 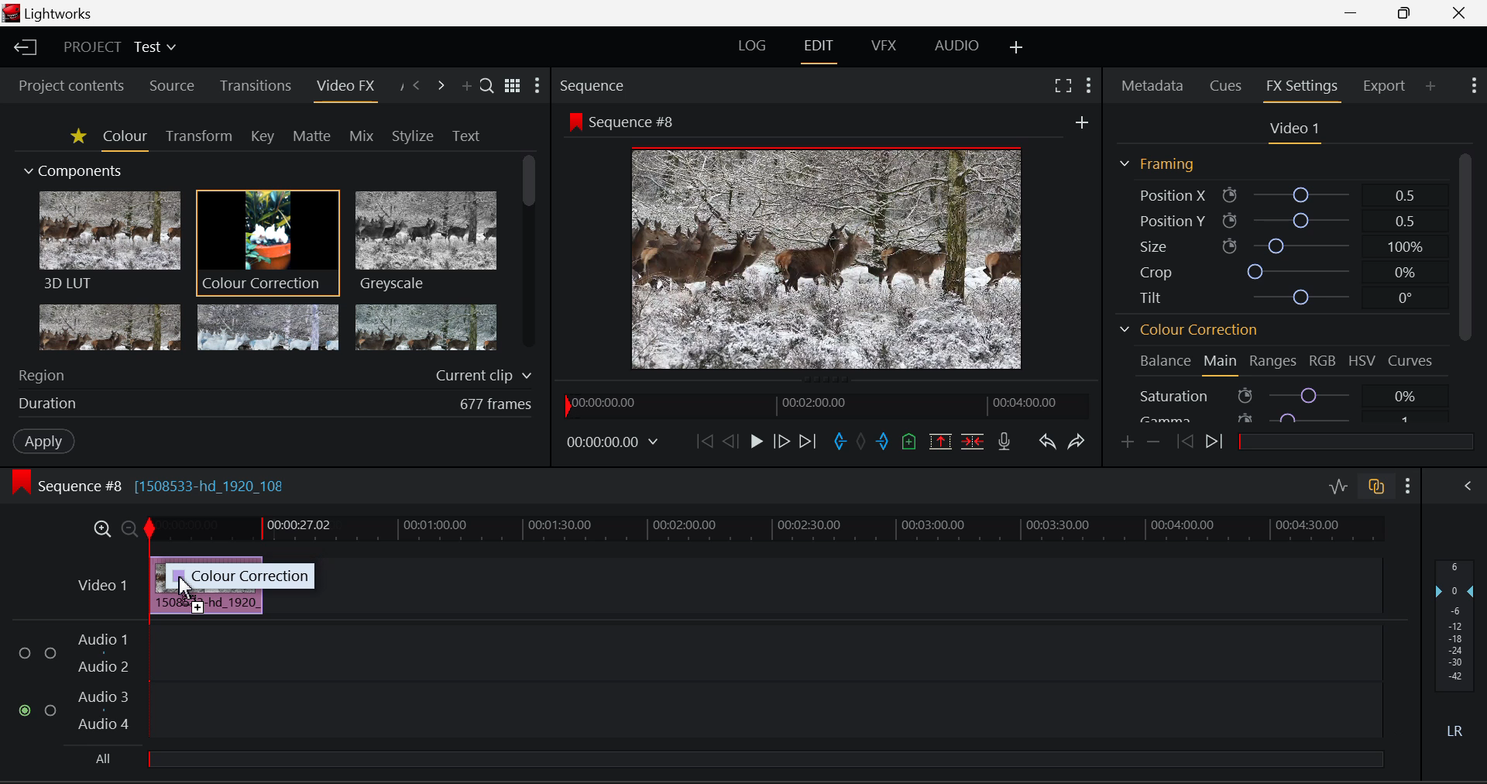 I want to click on Minimize, so click(x=1407, y=13).